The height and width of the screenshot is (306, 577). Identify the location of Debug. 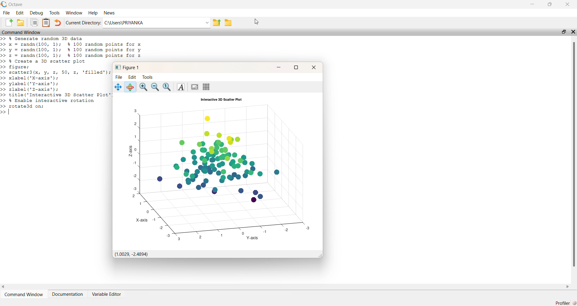
(37, 13).